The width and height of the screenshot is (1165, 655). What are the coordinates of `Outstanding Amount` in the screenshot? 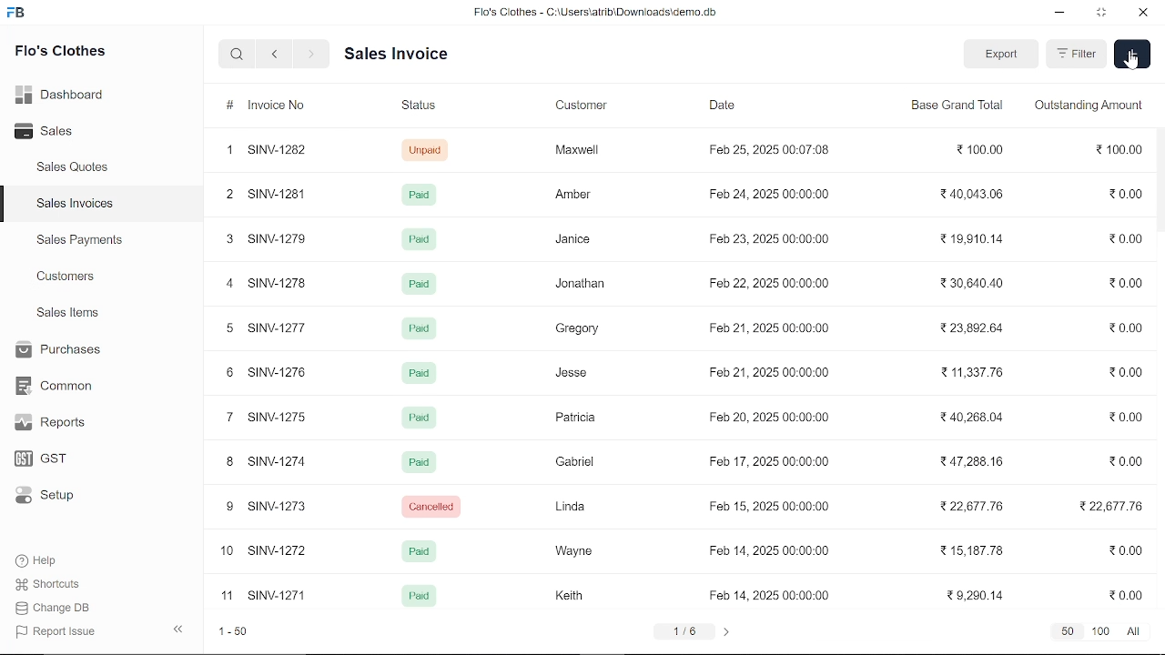 It's located at (1090, 109).